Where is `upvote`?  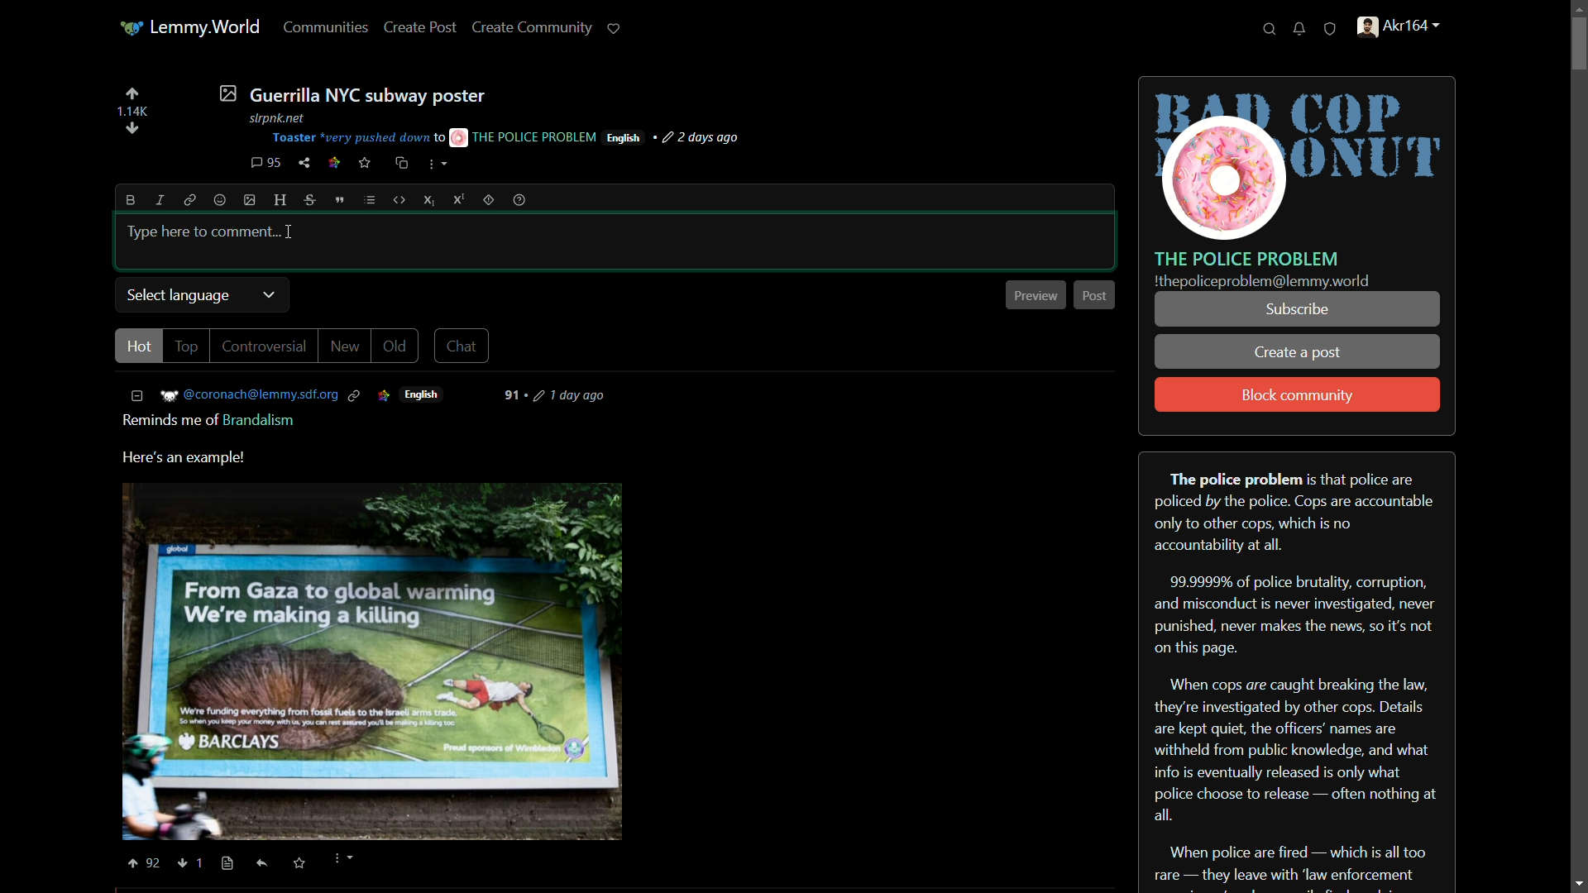
upvote is located at coordinates (132, 93).